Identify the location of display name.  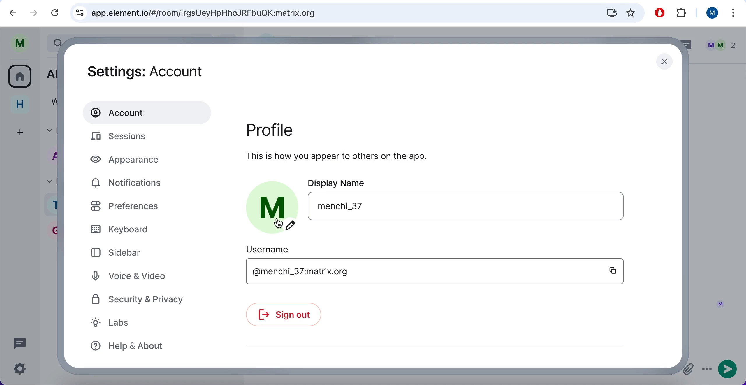
(409, 182).